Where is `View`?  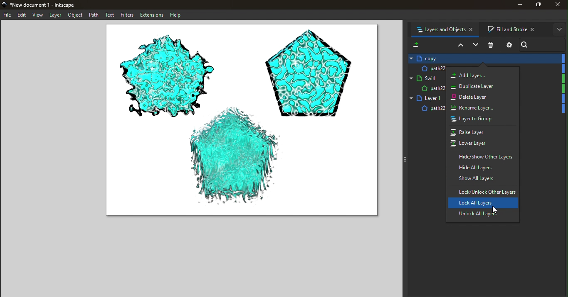
View is located at coordinates (39, 16).